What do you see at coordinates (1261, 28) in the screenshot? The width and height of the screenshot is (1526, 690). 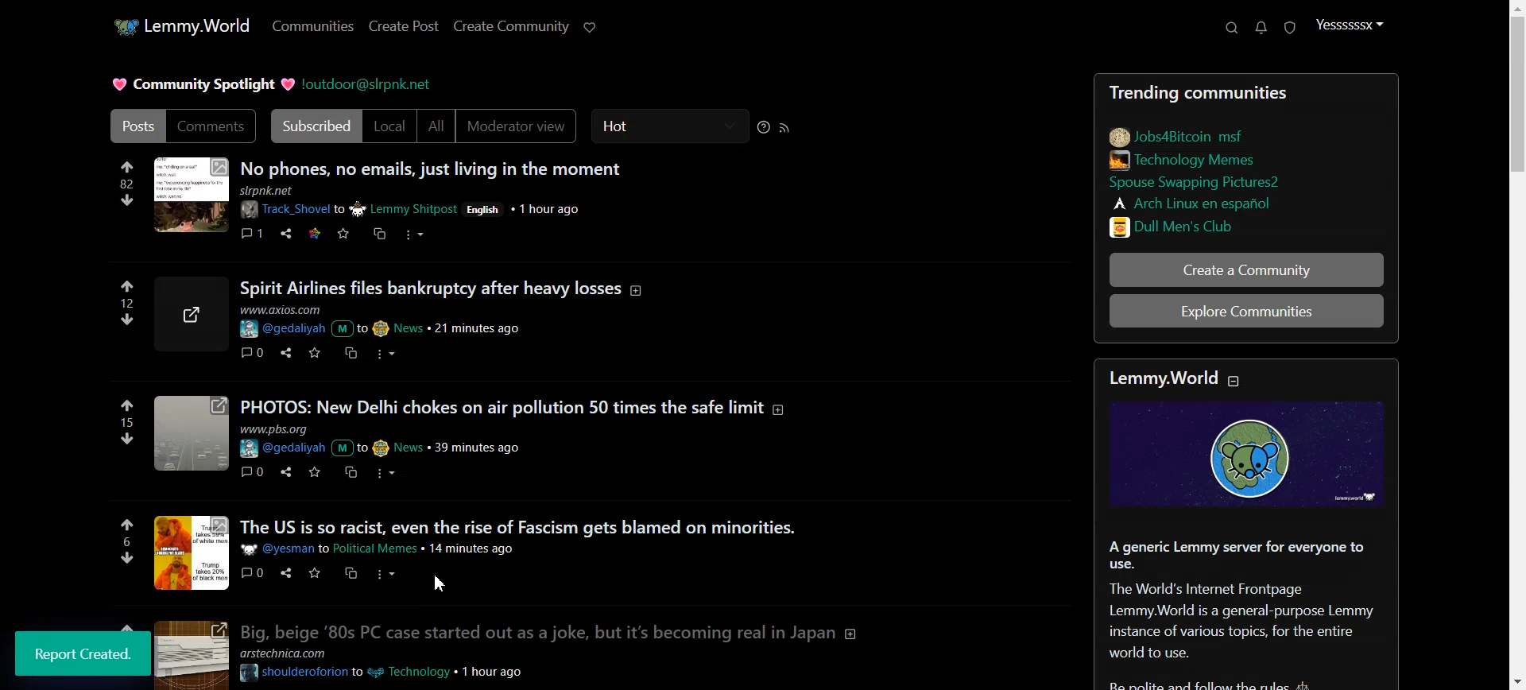 I see `Unread Message` at bounding box center [1261, 28].